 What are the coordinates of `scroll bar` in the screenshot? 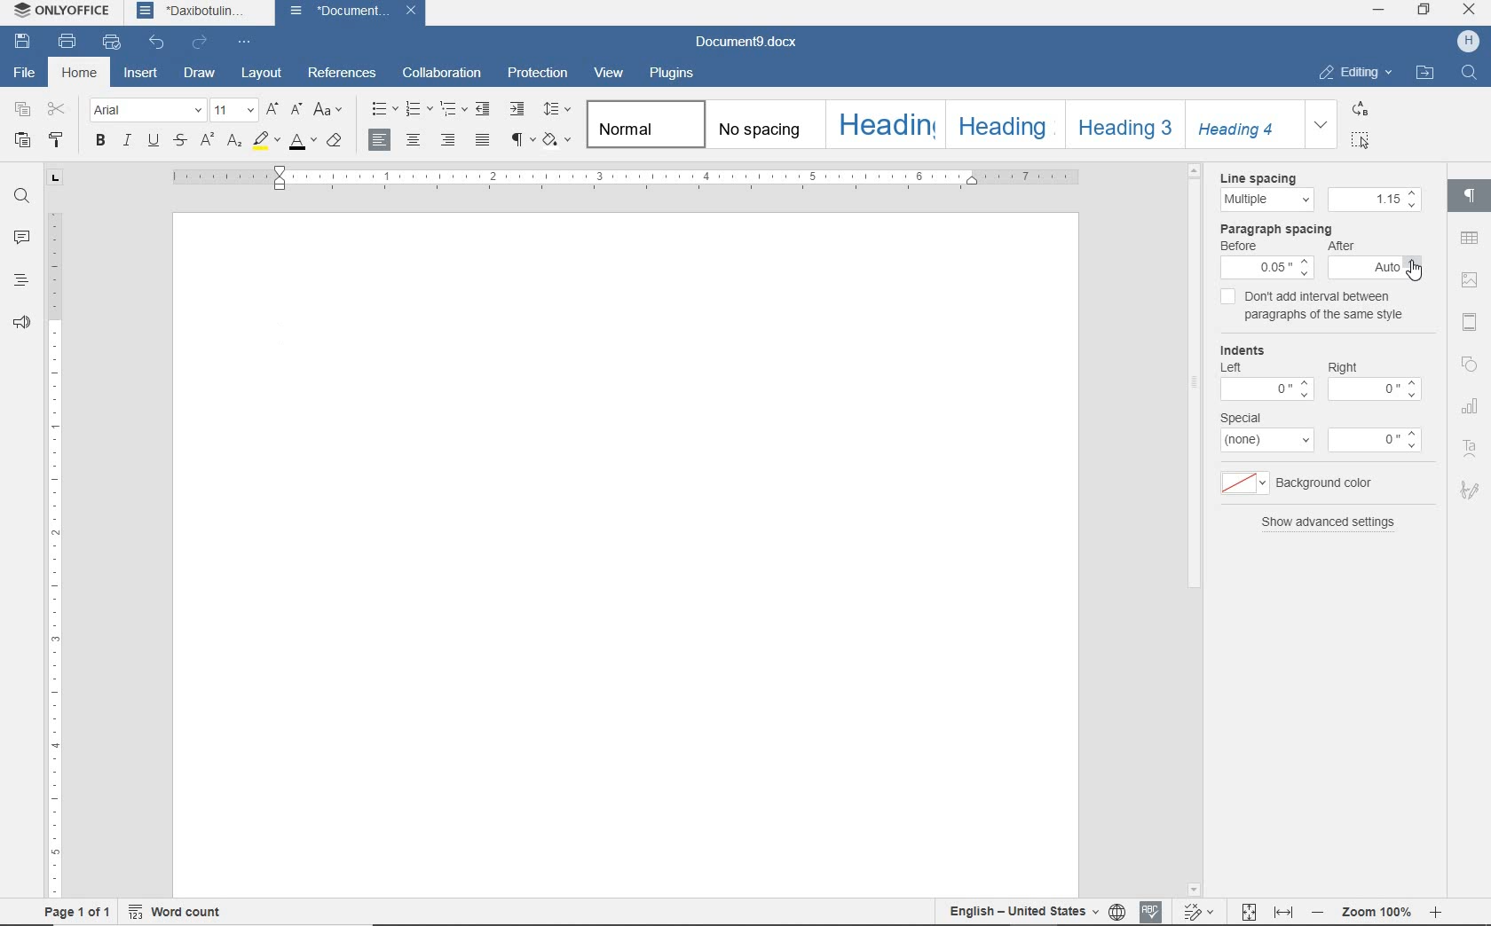 It's located at (1196, 530).